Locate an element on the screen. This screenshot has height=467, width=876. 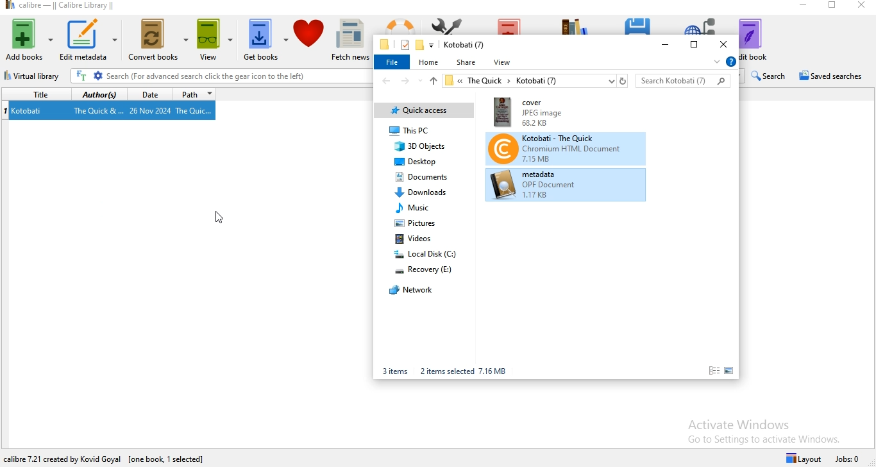
file name is located at coordinates (464, 45).